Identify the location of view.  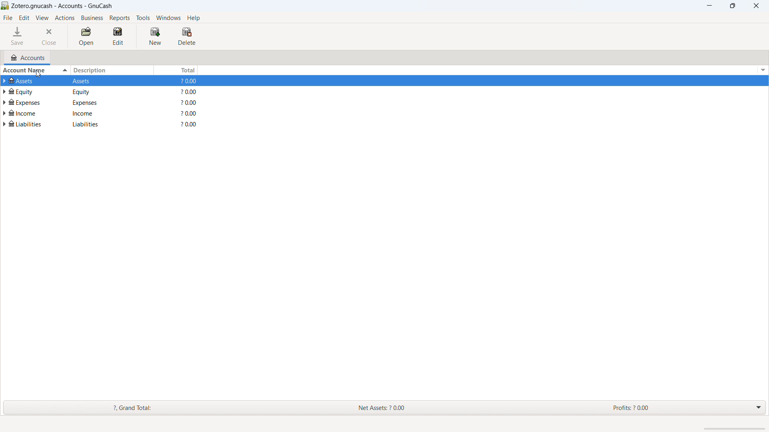
(42, 18).